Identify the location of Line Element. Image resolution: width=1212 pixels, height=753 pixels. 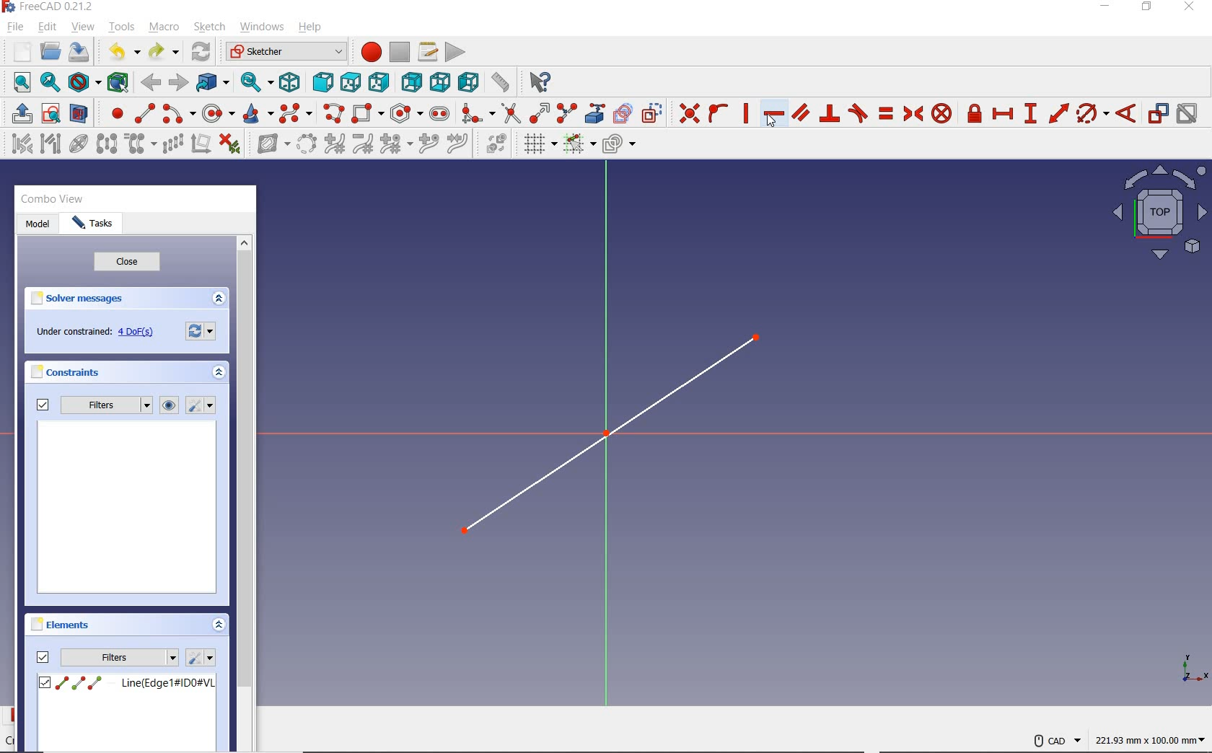
(126, 683).